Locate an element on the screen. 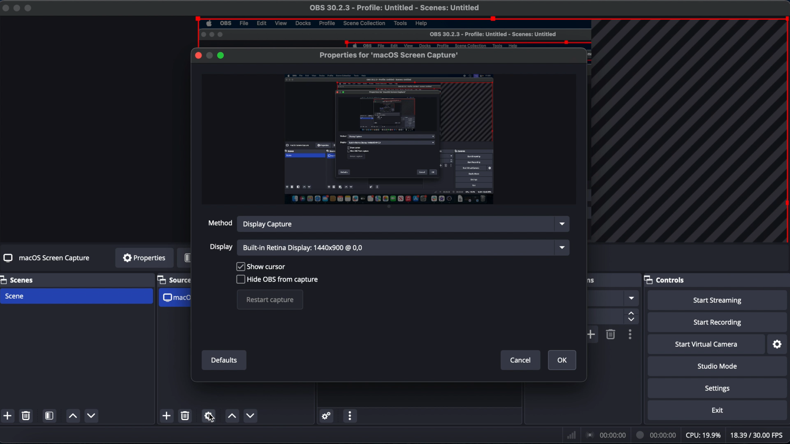 This screenshot has width=790, height=444. properties for 'macOS Screen Capture' is located at coordinates (390, 52).